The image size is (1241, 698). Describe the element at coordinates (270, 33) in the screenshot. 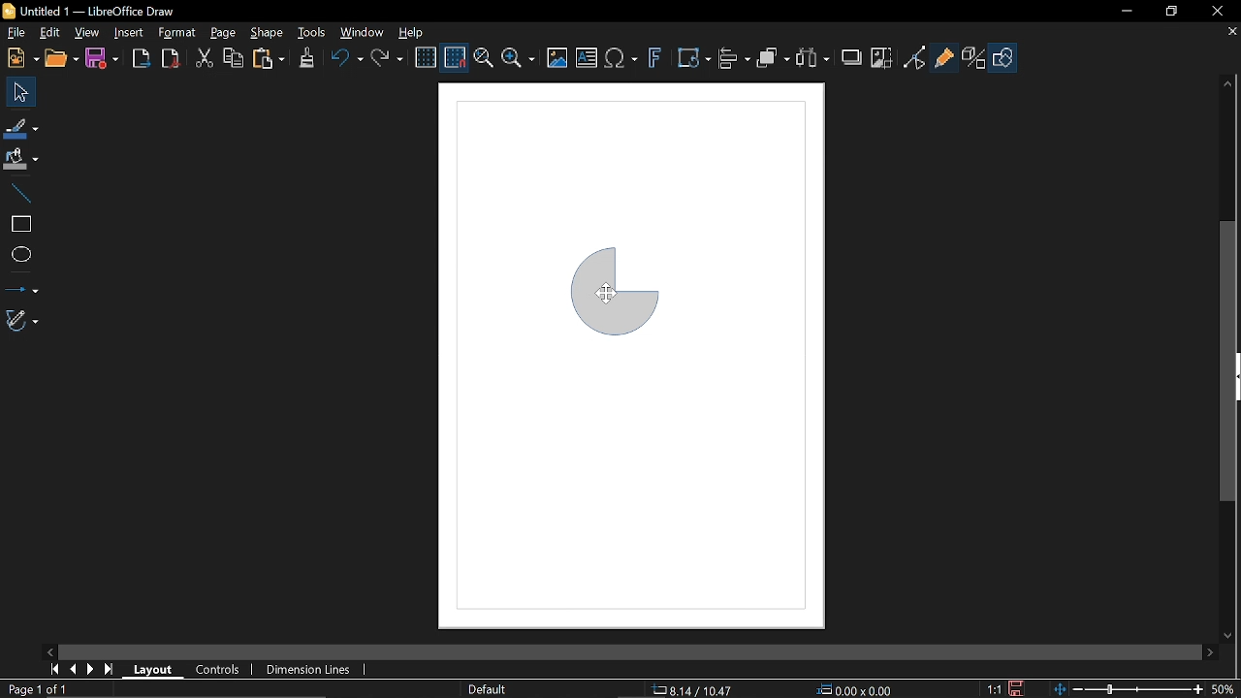

I see `Shape` at that location.